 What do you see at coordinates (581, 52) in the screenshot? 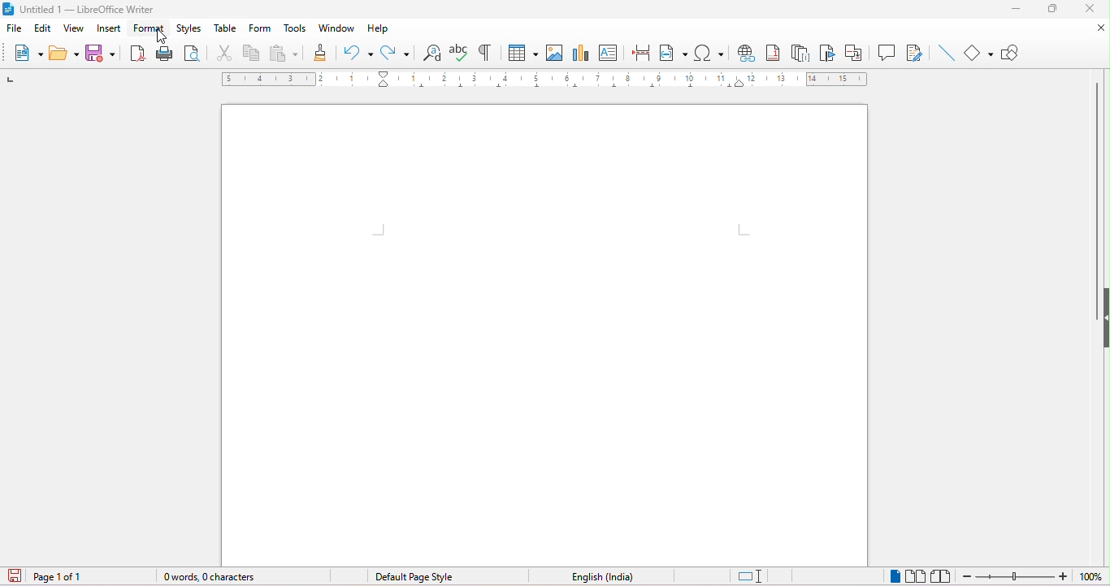
I see `chart` at bounding box center [581, 52].